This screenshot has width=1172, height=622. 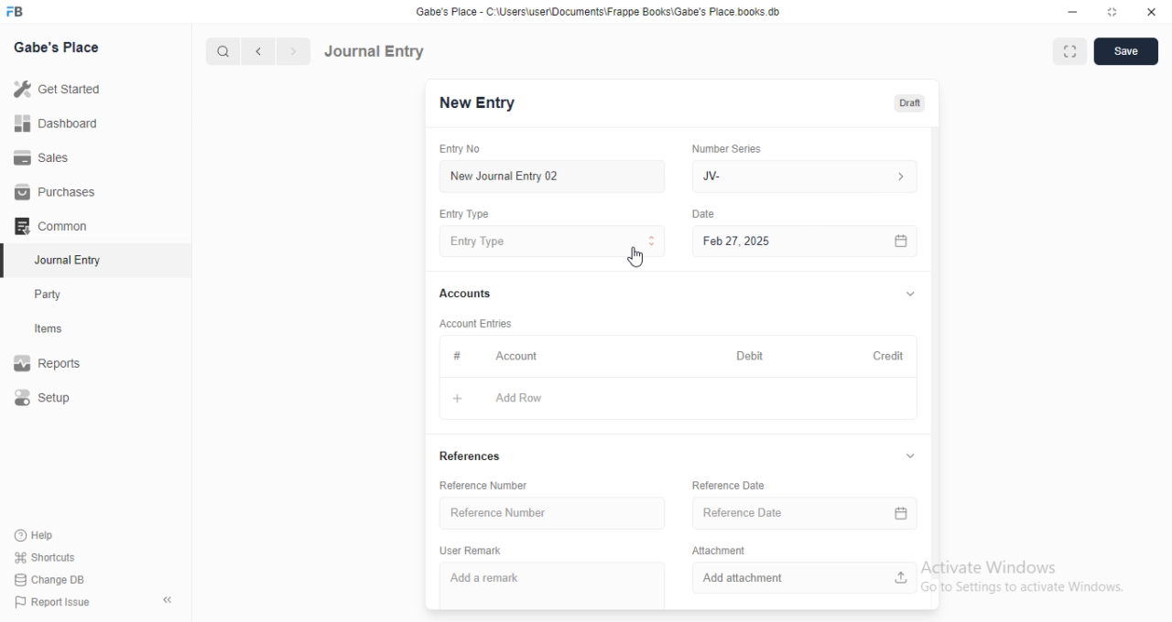 What do you see at coordinates (470, 294) in the screenshot?
I see `Accounts` at bounding box center [470, 294].